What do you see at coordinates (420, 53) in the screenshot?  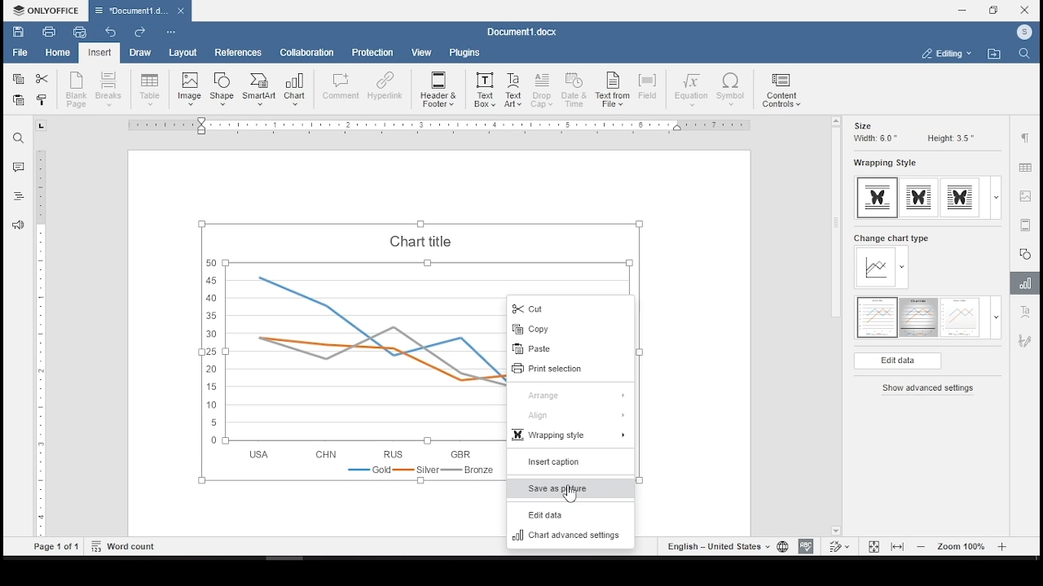 I see `view` at bounding box center [420, 53].